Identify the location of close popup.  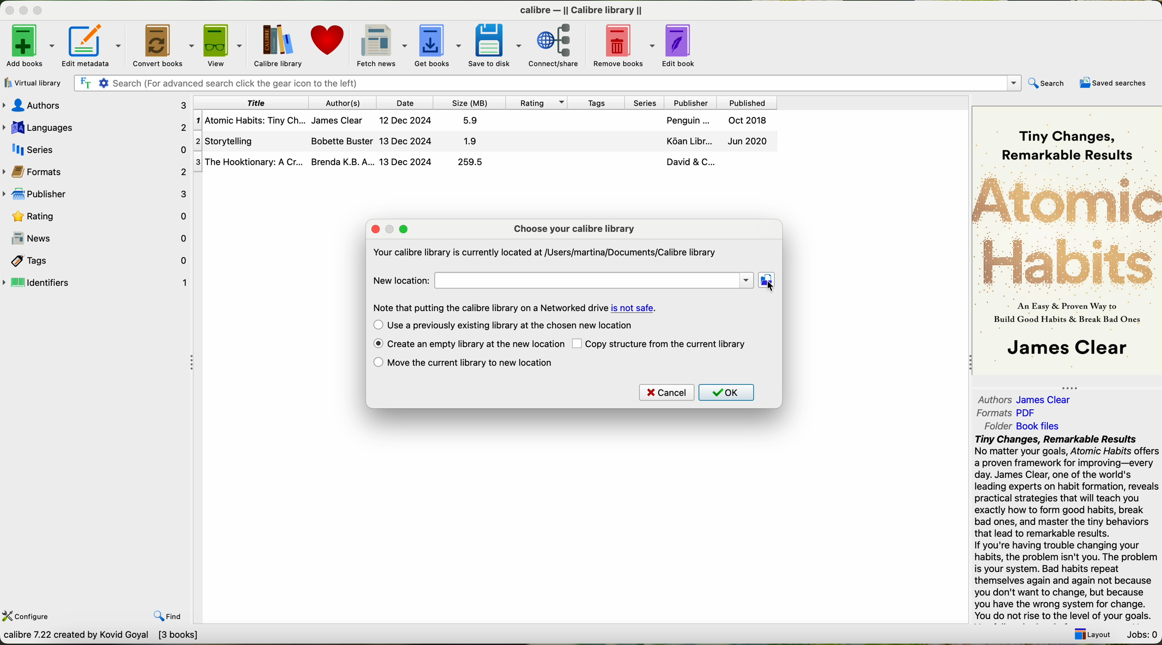
(376, 229).